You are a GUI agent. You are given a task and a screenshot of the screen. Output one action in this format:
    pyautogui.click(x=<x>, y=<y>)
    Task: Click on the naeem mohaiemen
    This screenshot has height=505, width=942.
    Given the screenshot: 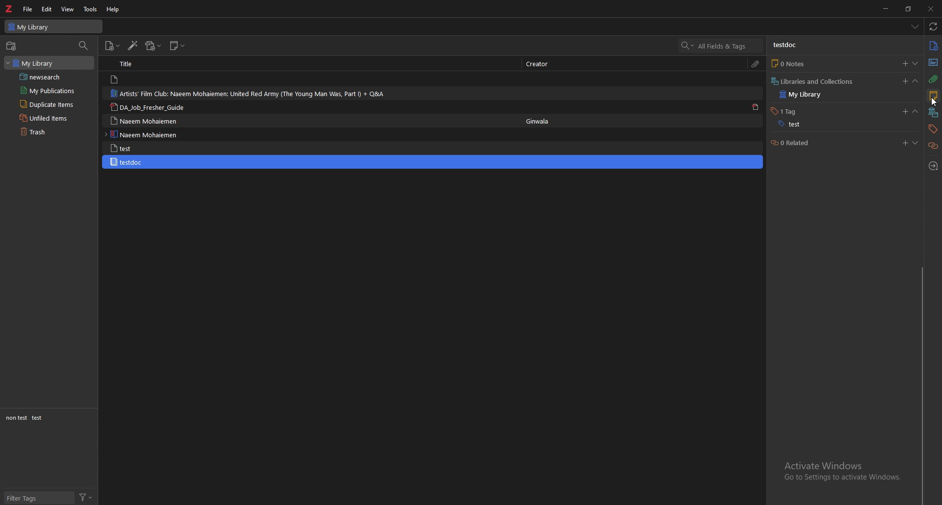 What is the action you would take?
    pyautogui.click(x=144, y=134)
    